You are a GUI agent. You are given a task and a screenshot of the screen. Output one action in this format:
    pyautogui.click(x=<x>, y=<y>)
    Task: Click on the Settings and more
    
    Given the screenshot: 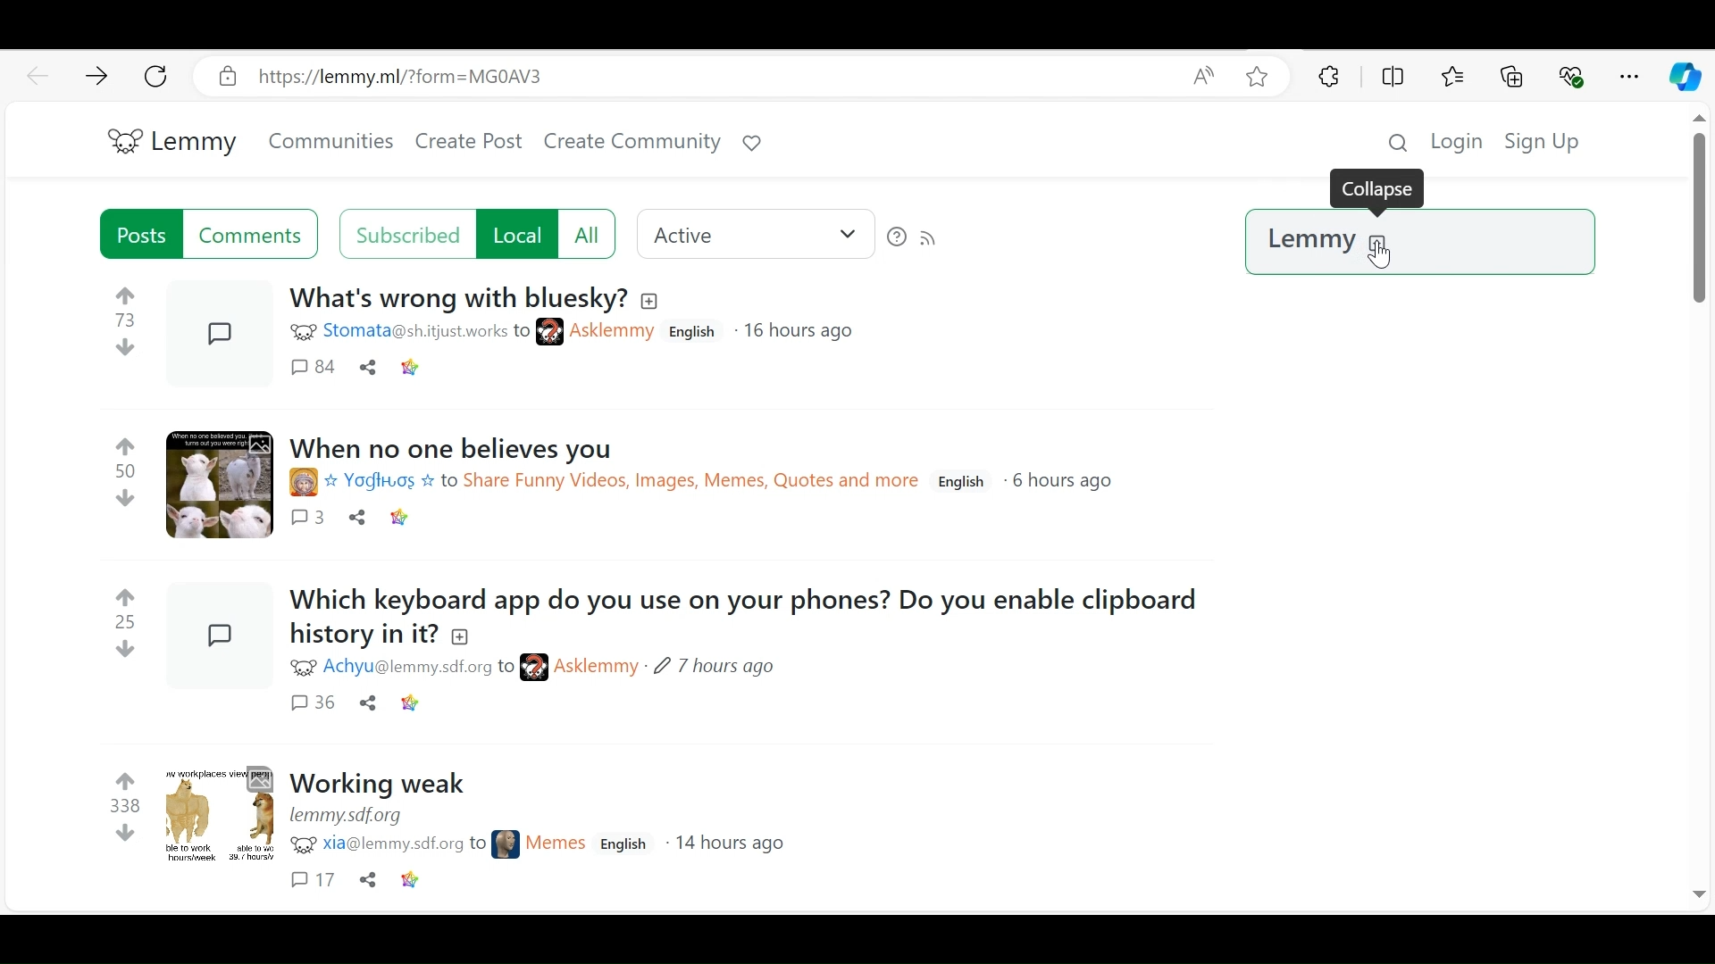 What is the action you would take?
    pyautogui.click(x=1632, y=76)
    